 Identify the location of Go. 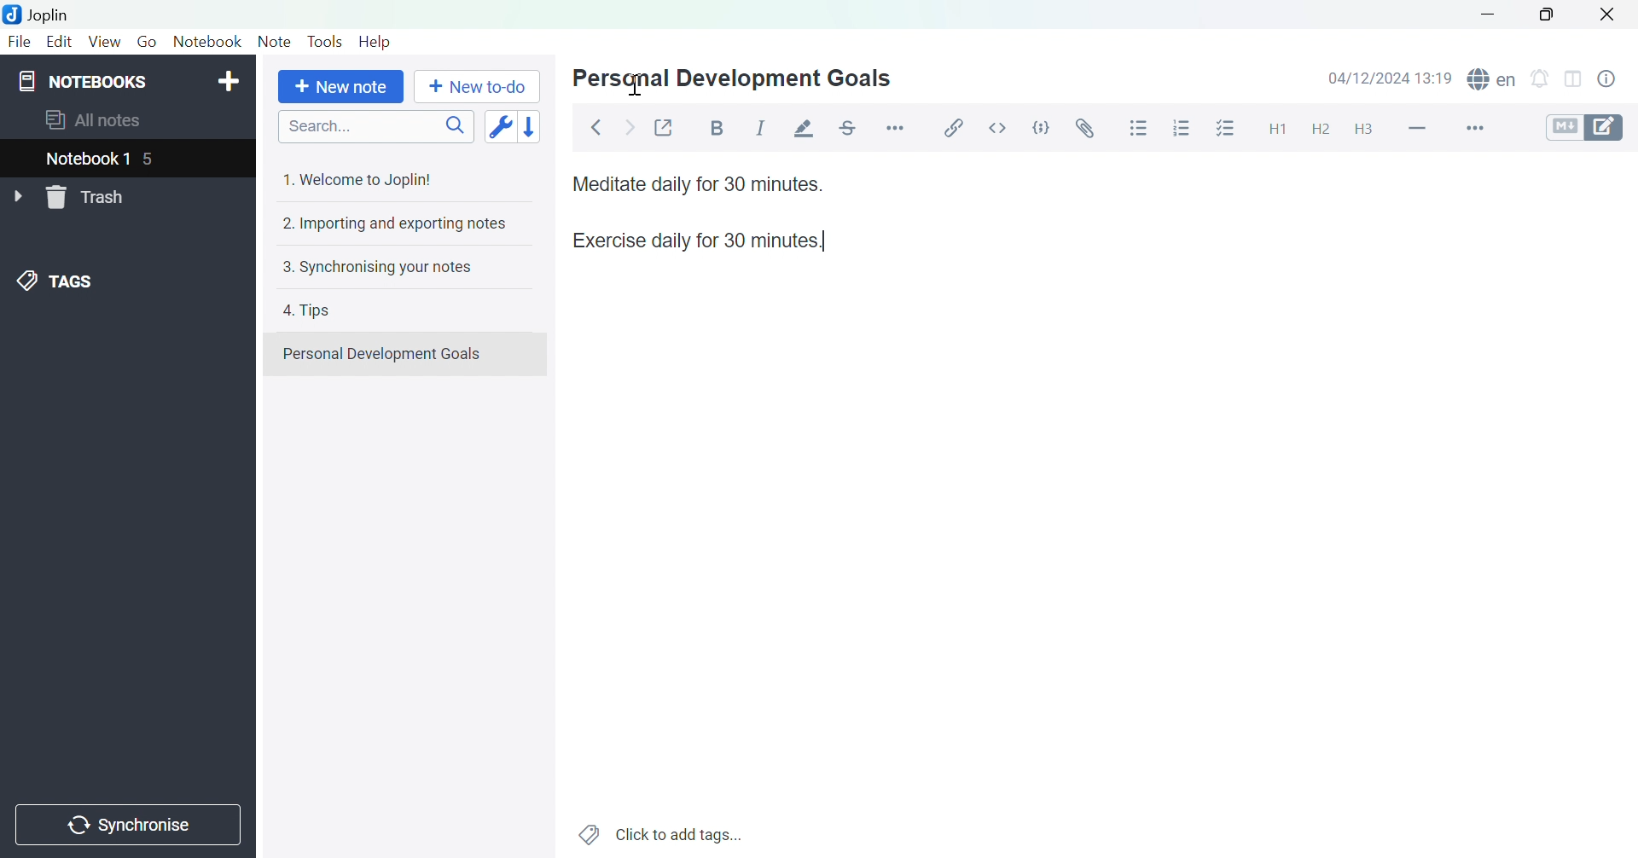
(147, 43).